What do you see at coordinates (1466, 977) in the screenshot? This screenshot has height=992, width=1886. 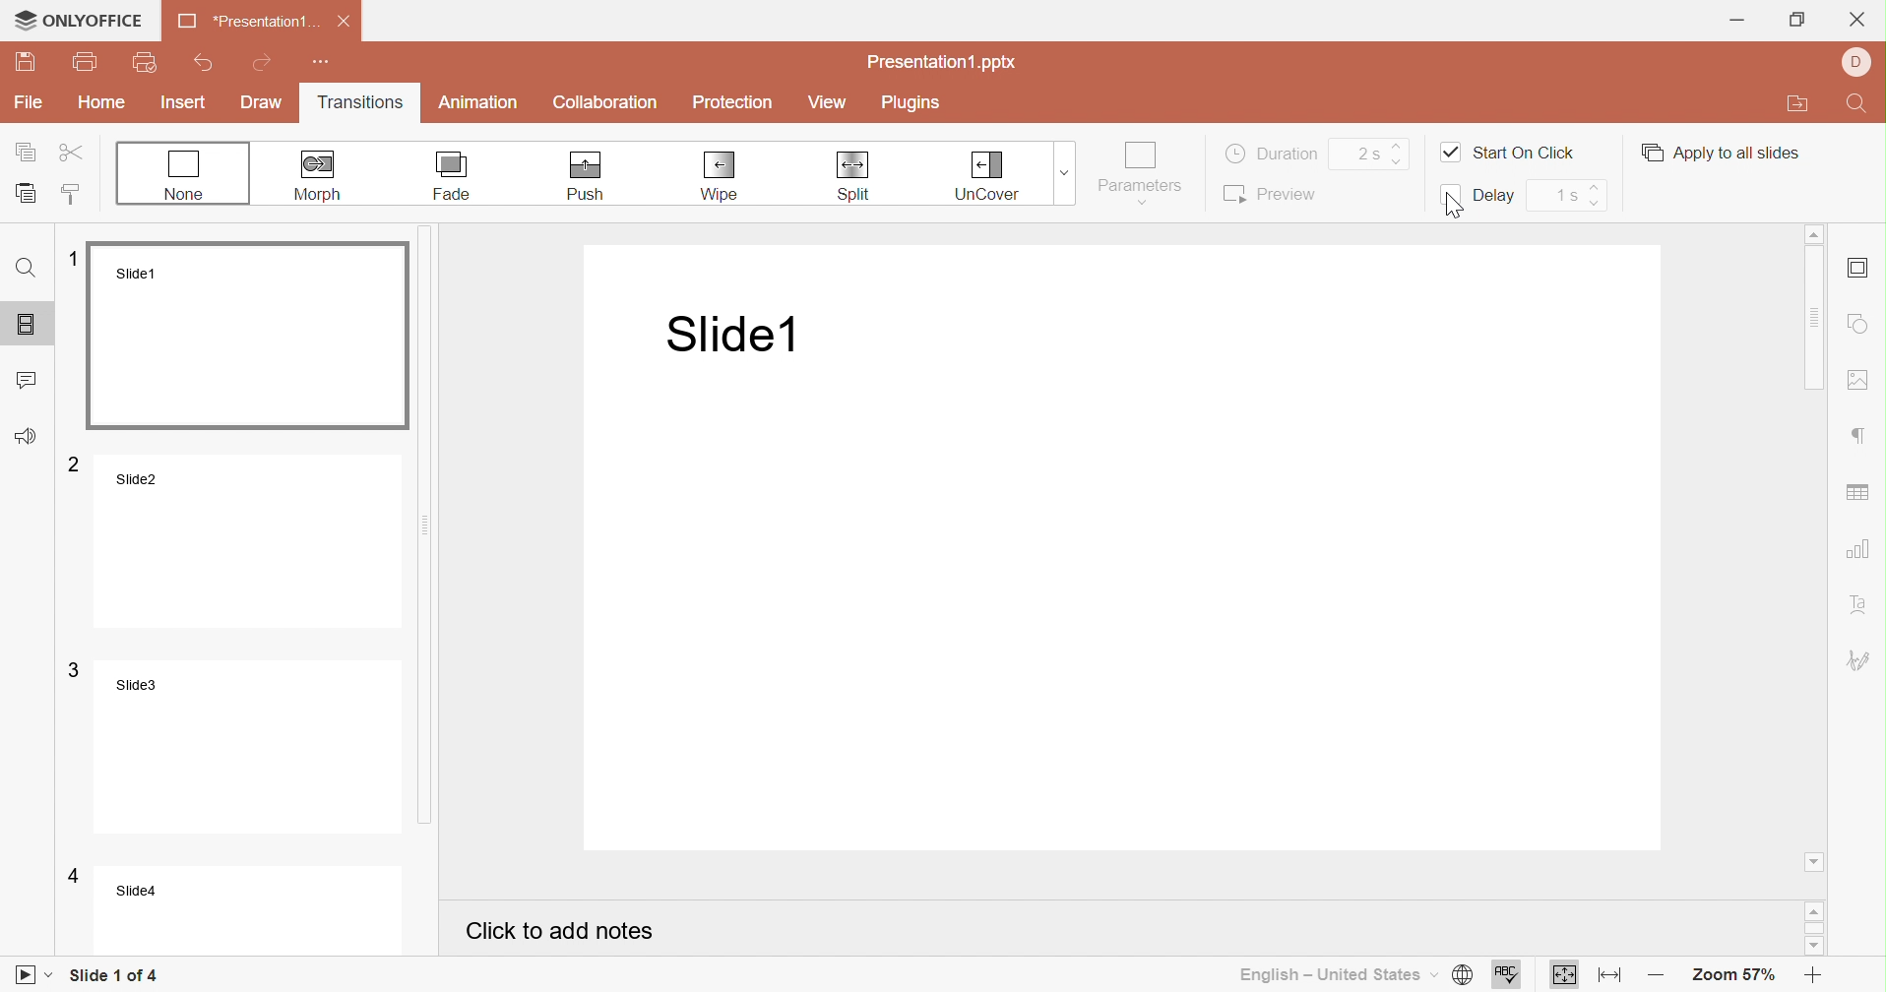 I see `Set document language` at bounding box center [1466, 977].